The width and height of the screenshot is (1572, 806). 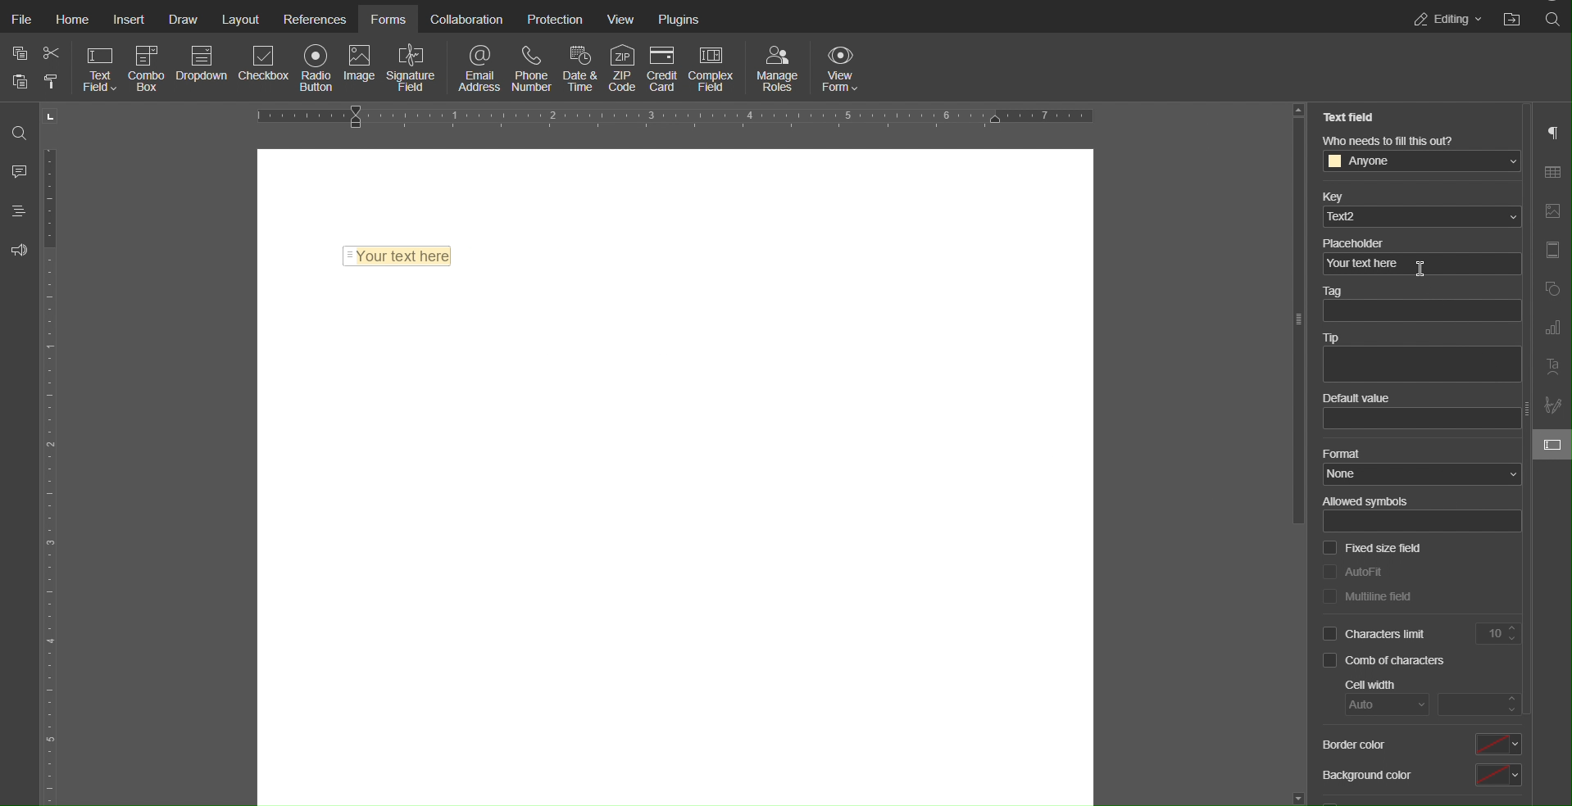 What do you see at coordinates (1500, 632) in the screenshot?
I see `Limit` at bounding box center [1500, 632].